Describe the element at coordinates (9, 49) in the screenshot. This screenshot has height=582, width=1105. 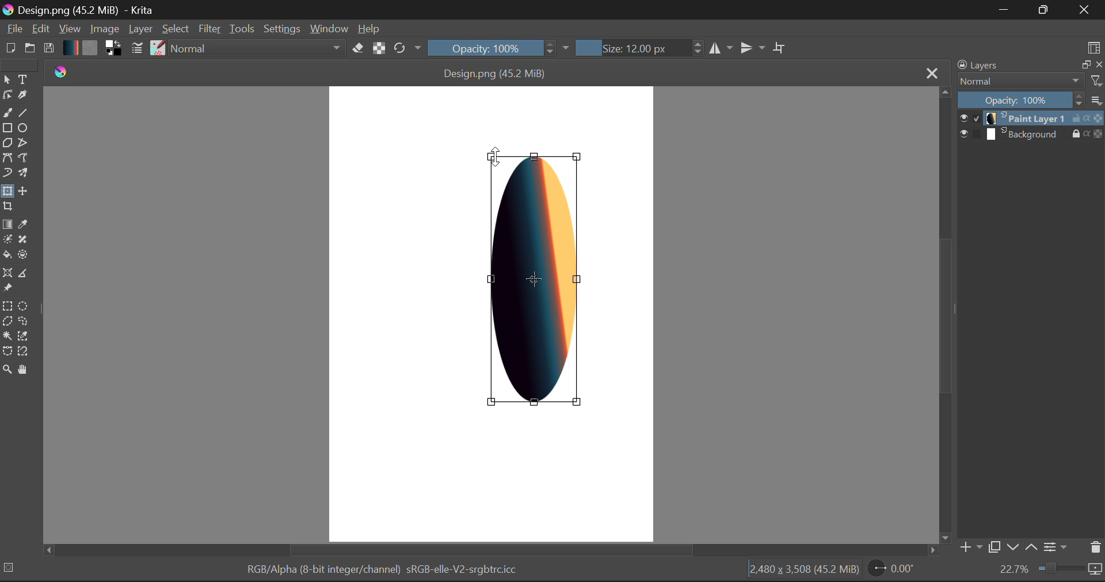
I see `New` at that location.